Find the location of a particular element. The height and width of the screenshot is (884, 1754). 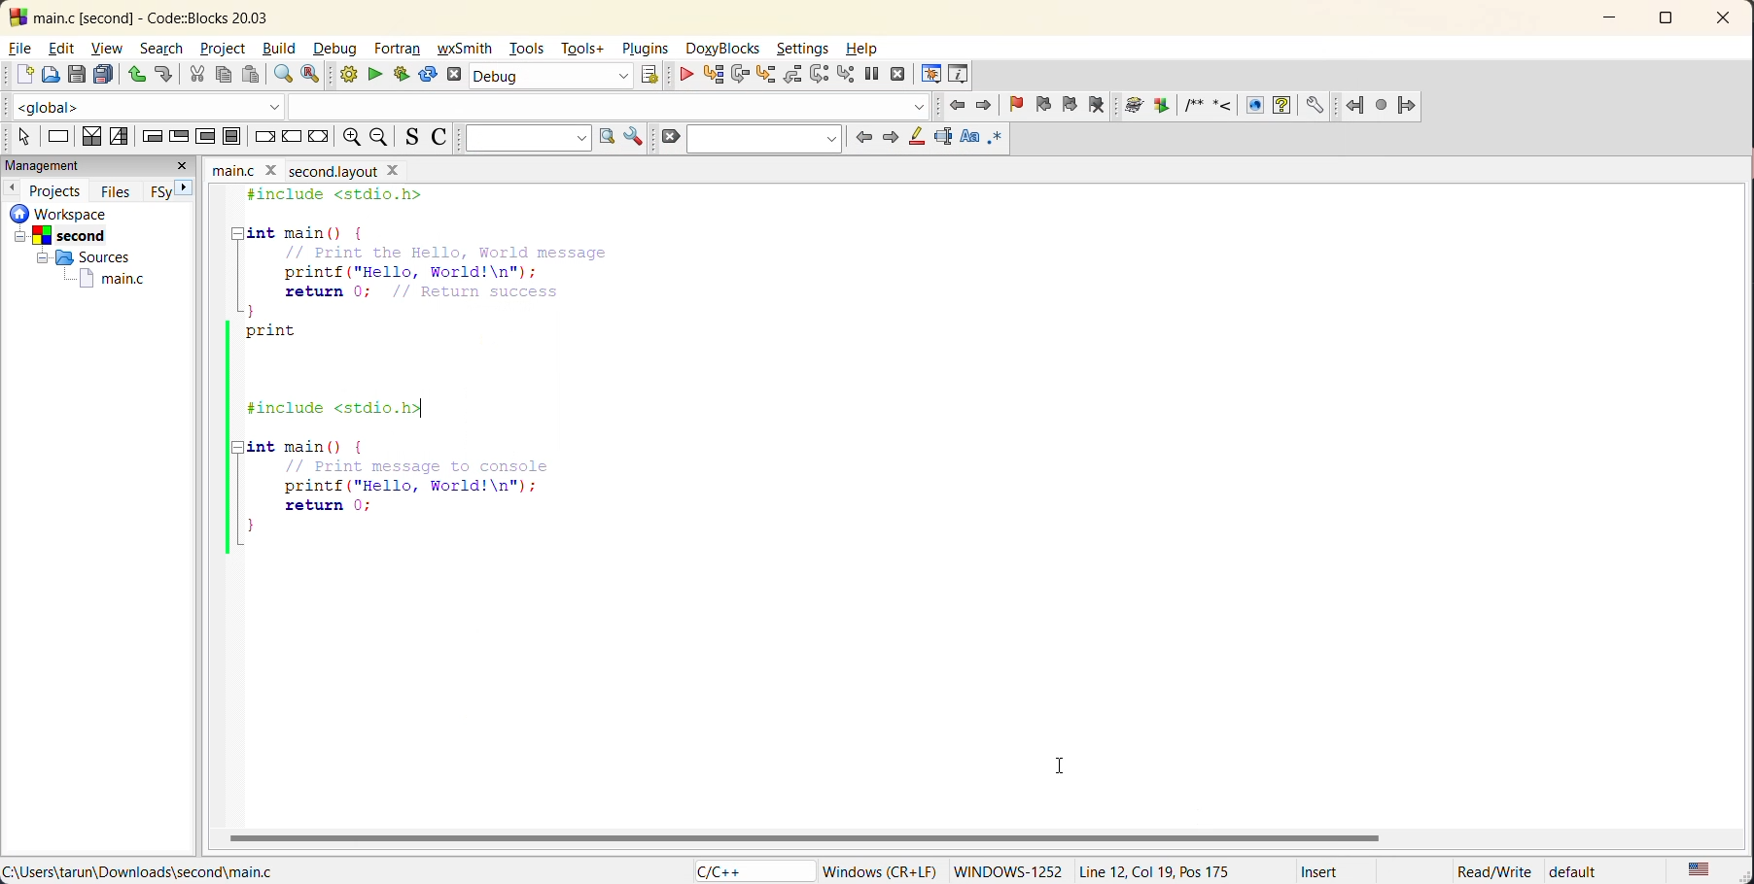

doxyblocks references is located at coordinates (1225, 105).